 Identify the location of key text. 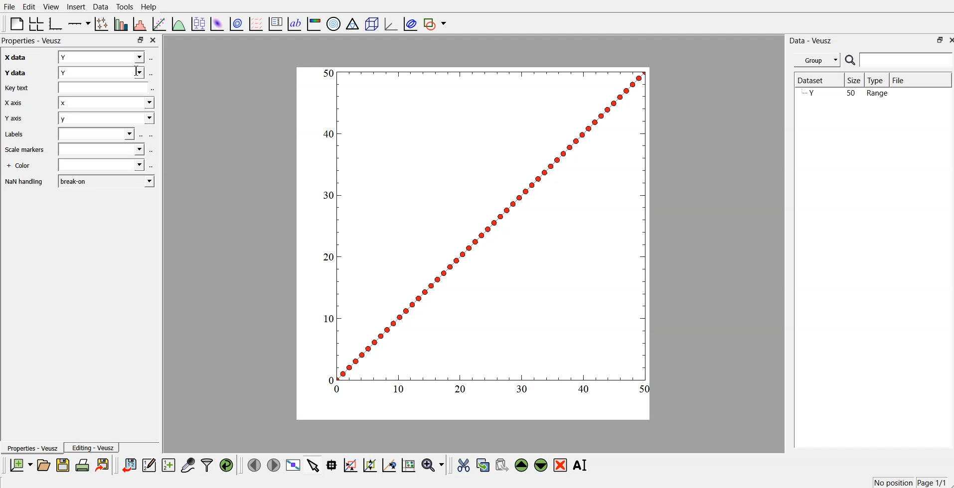
(24, 88).